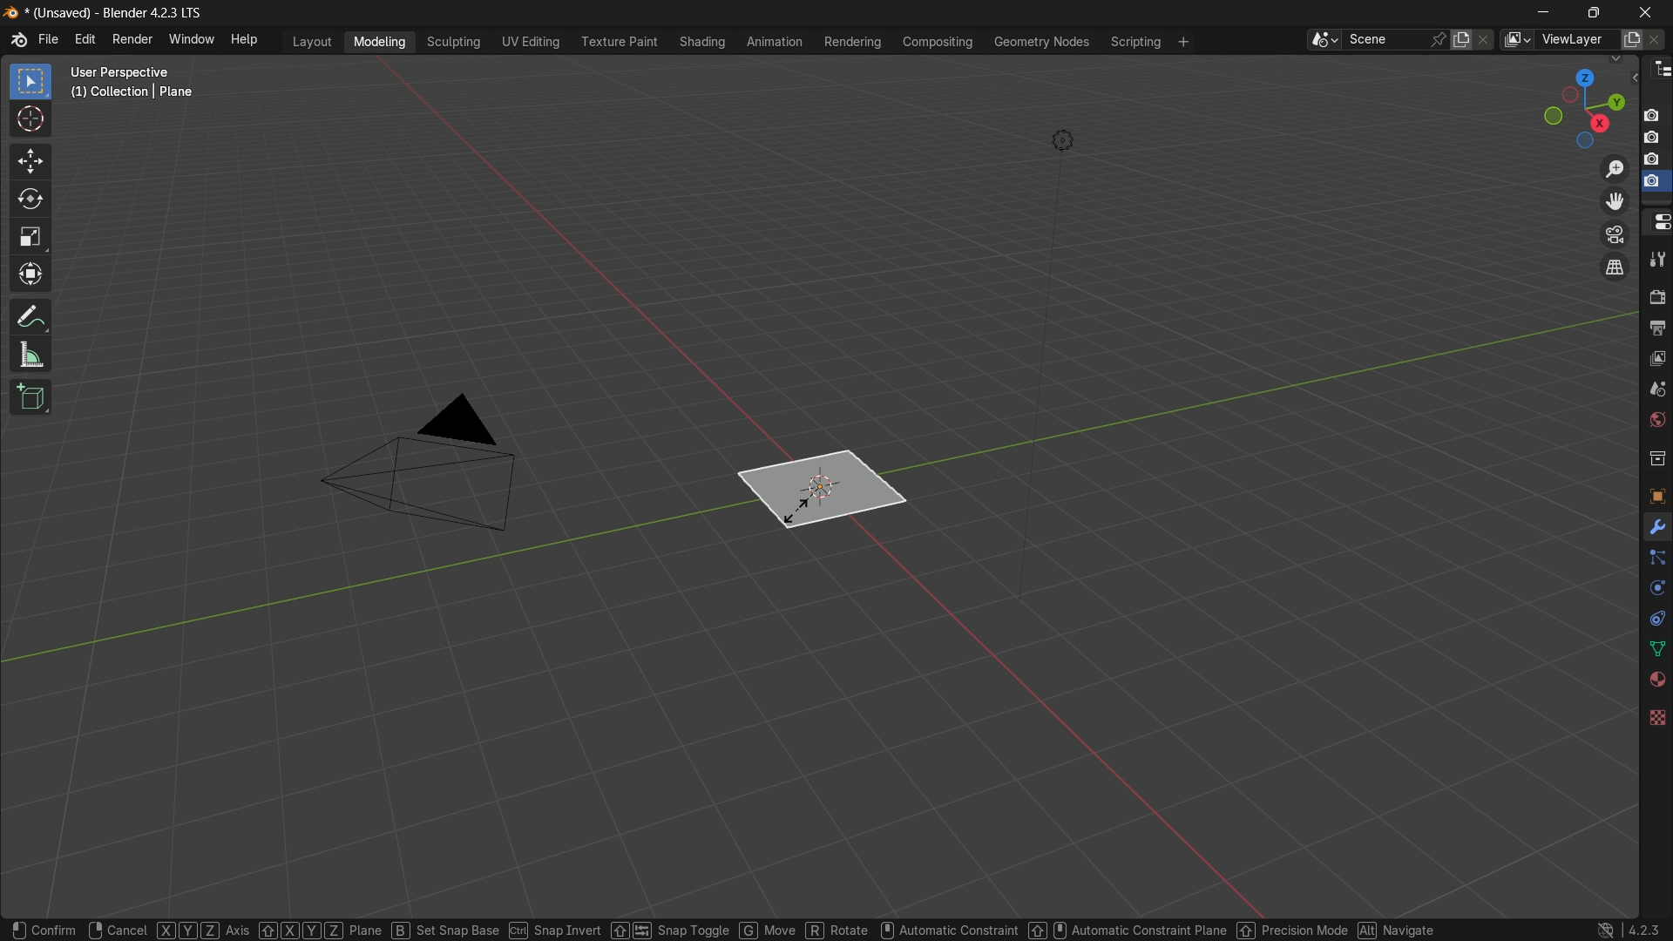  Describe the element at coordinates (30, 317) in the screenshot. I see `annotate` at that location.